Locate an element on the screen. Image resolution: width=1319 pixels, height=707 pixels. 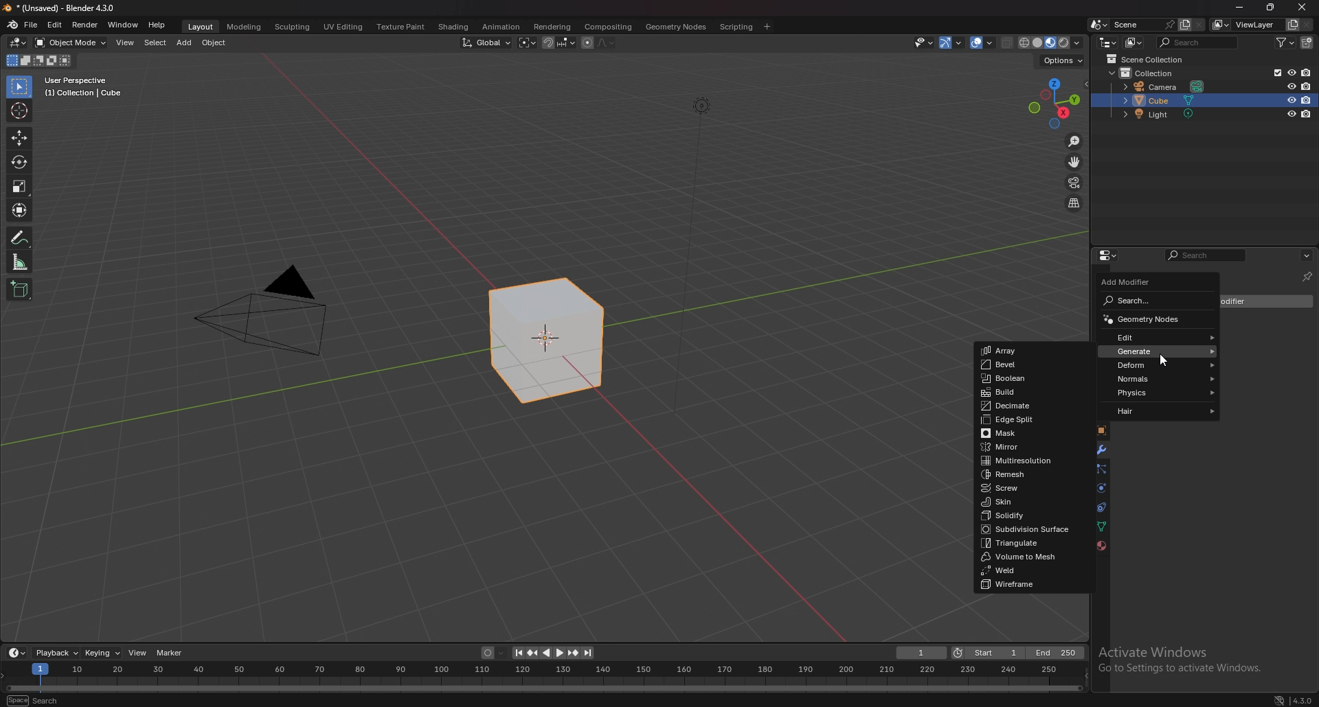
search is located at coordinates (1197, 43).